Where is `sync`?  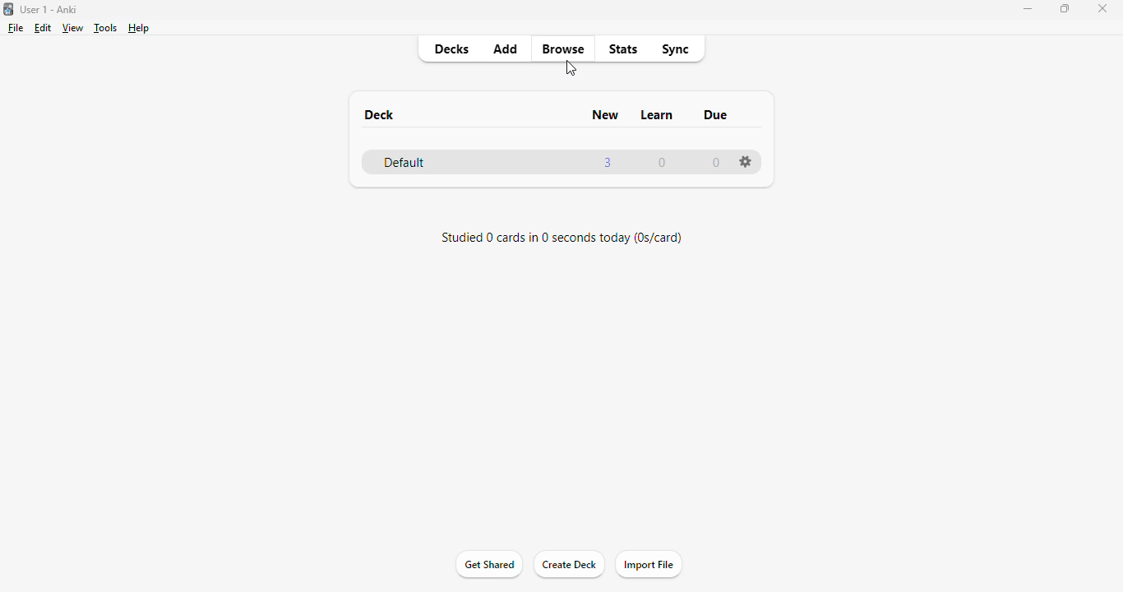 sync is located at coordinates (674, 51).